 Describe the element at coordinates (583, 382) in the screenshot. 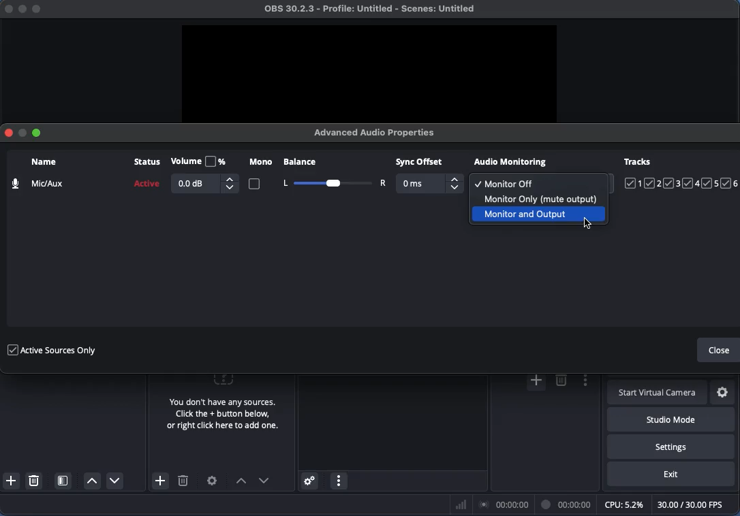

I see `options` at that location.